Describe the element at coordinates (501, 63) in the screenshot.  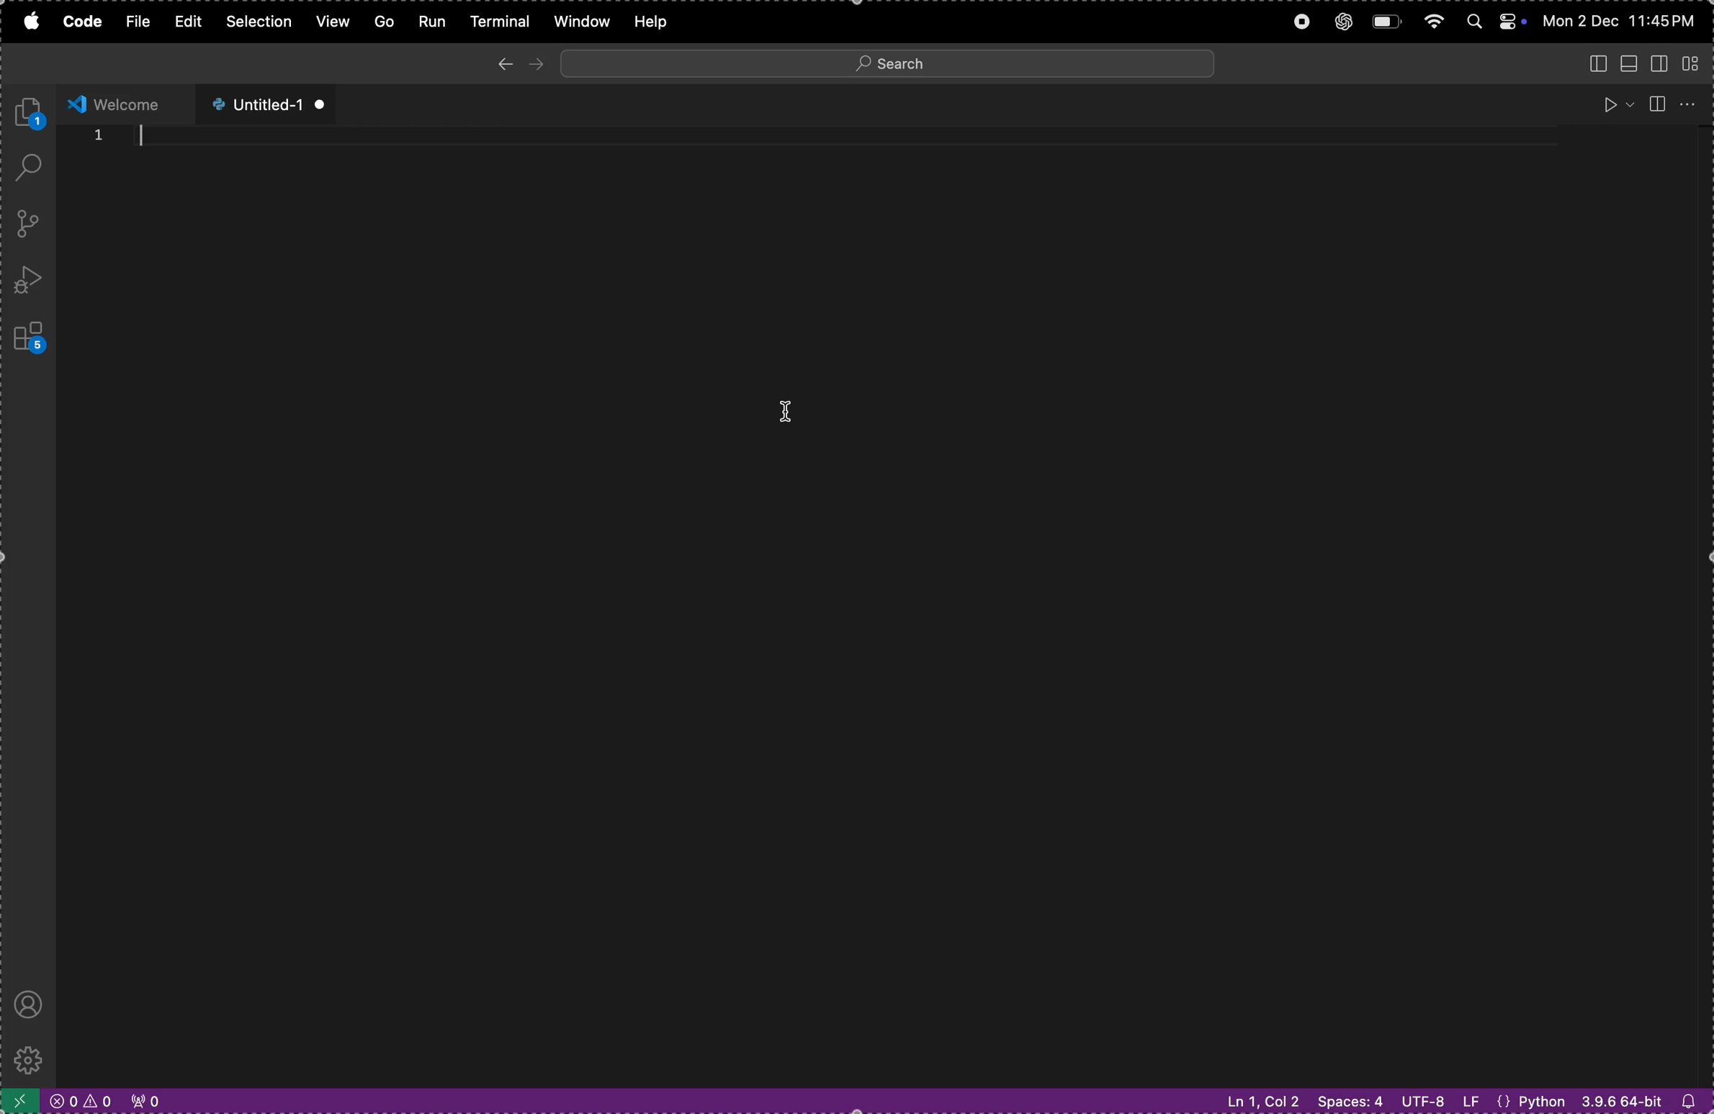
I see `back` at that location.